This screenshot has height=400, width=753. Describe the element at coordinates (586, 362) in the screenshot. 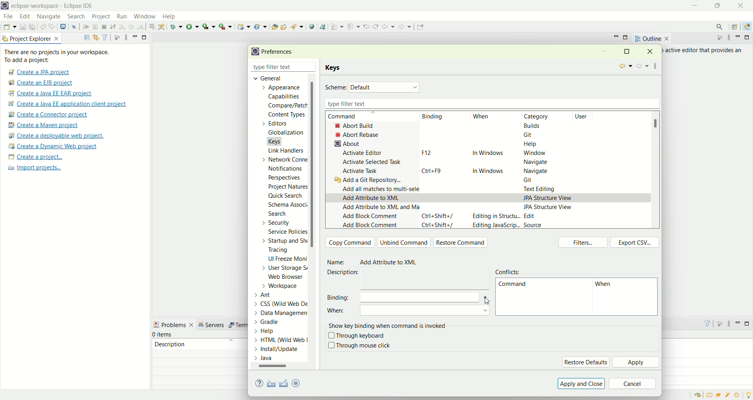

I see `restore default` at that location.